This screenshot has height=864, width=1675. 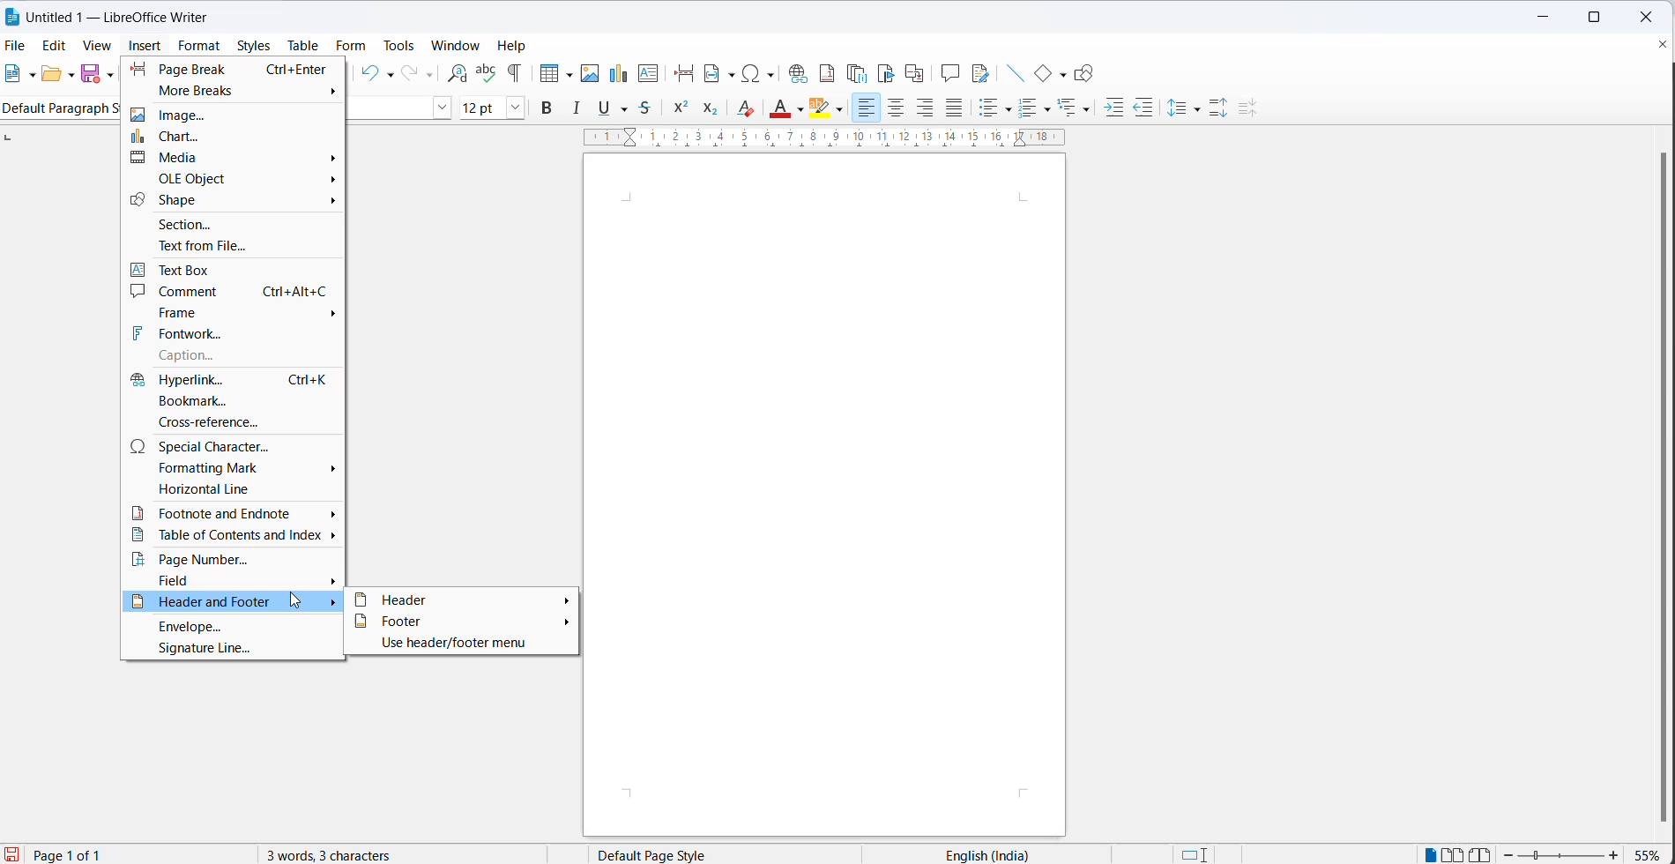 I want to click on italic, so click(x=577, y=109).